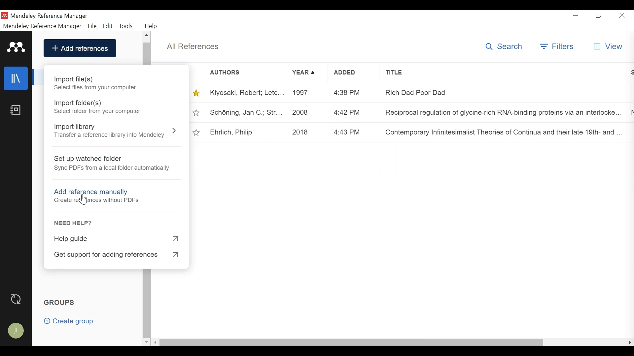 This screenshot has height=356, width=634. Describe the element at coordinates (77, 79) in the screenshot. I see `Import Files` at that location.